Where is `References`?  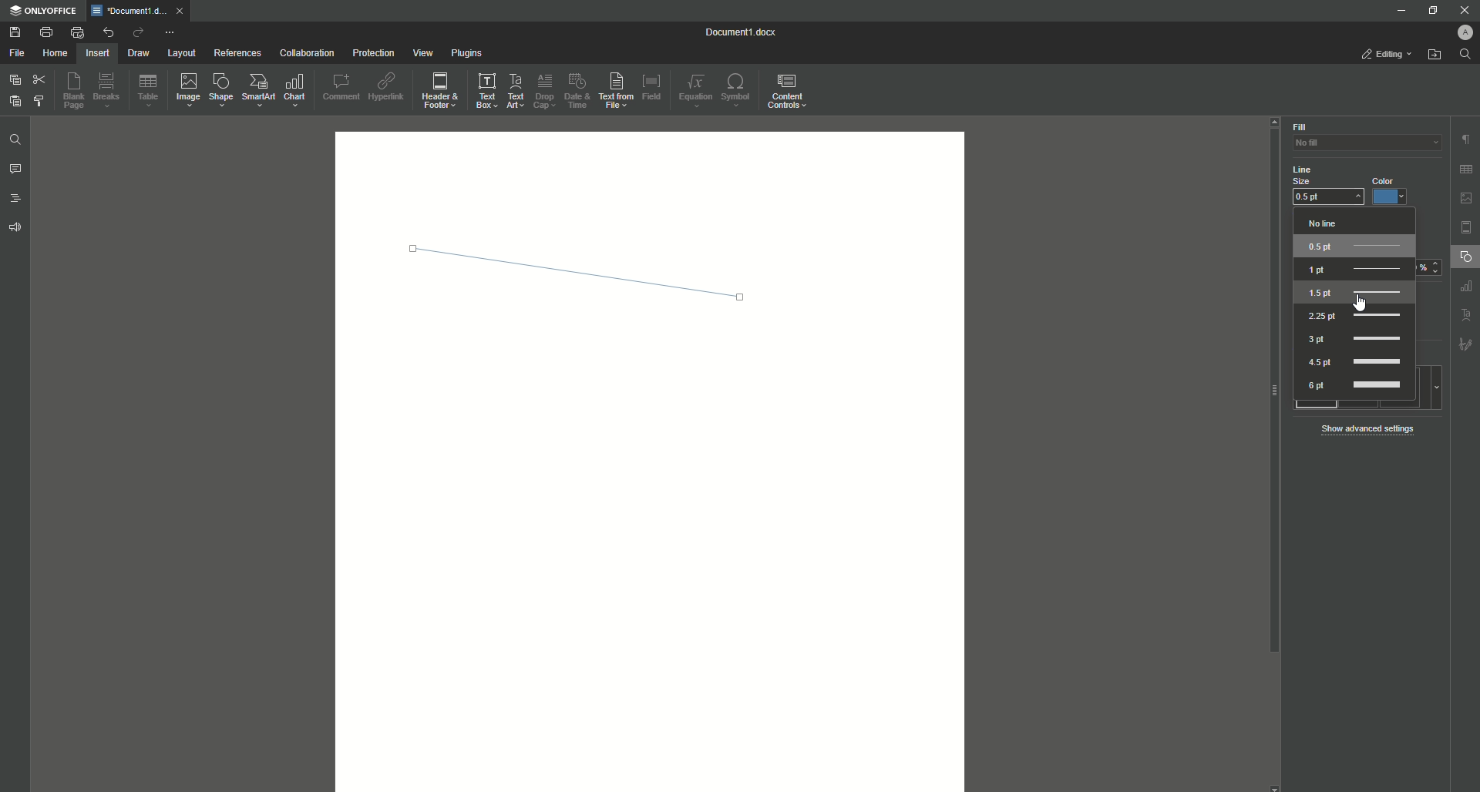 References is located at coordinates (237, 53).